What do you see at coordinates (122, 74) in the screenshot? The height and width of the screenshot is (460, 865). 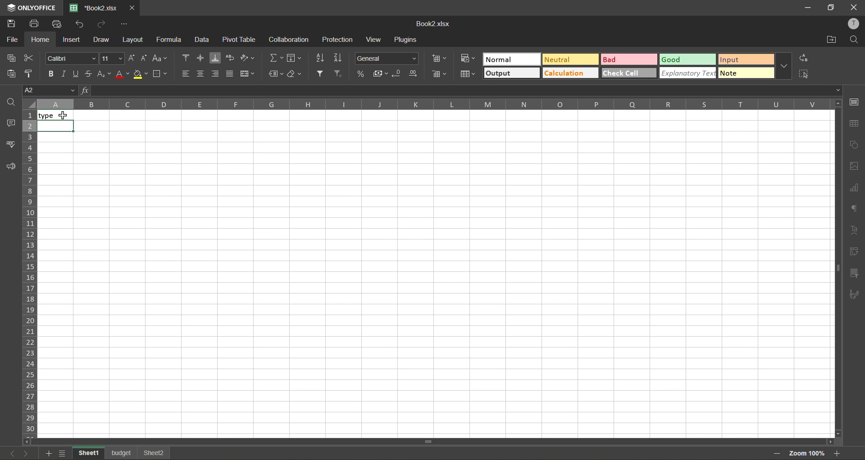 I see `font color` at bounding box center [122, 74].